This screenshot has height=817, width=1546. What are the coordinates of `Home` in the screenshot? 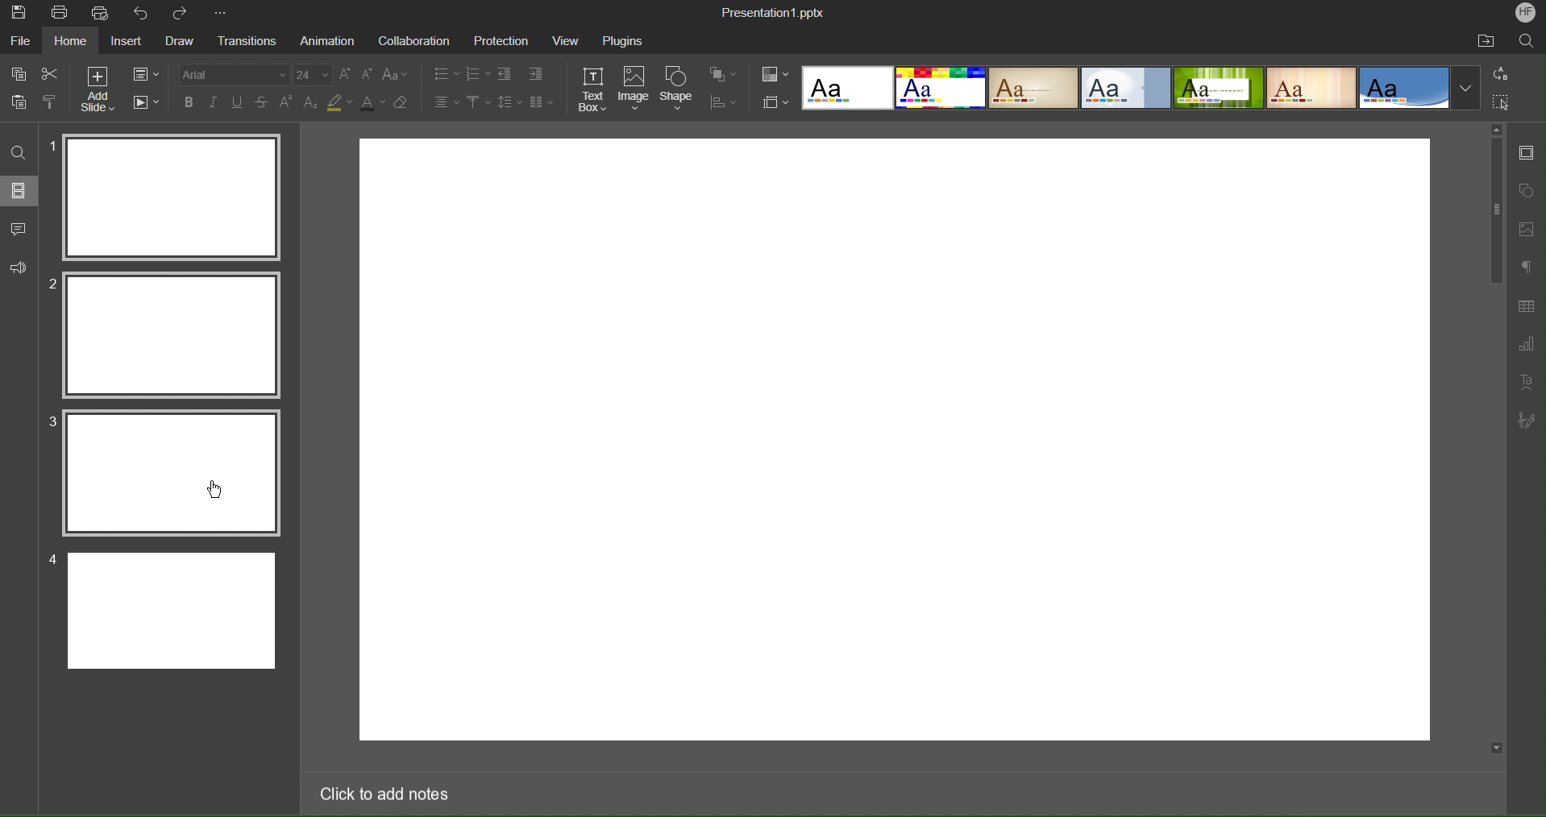 It's located at (73, 41).